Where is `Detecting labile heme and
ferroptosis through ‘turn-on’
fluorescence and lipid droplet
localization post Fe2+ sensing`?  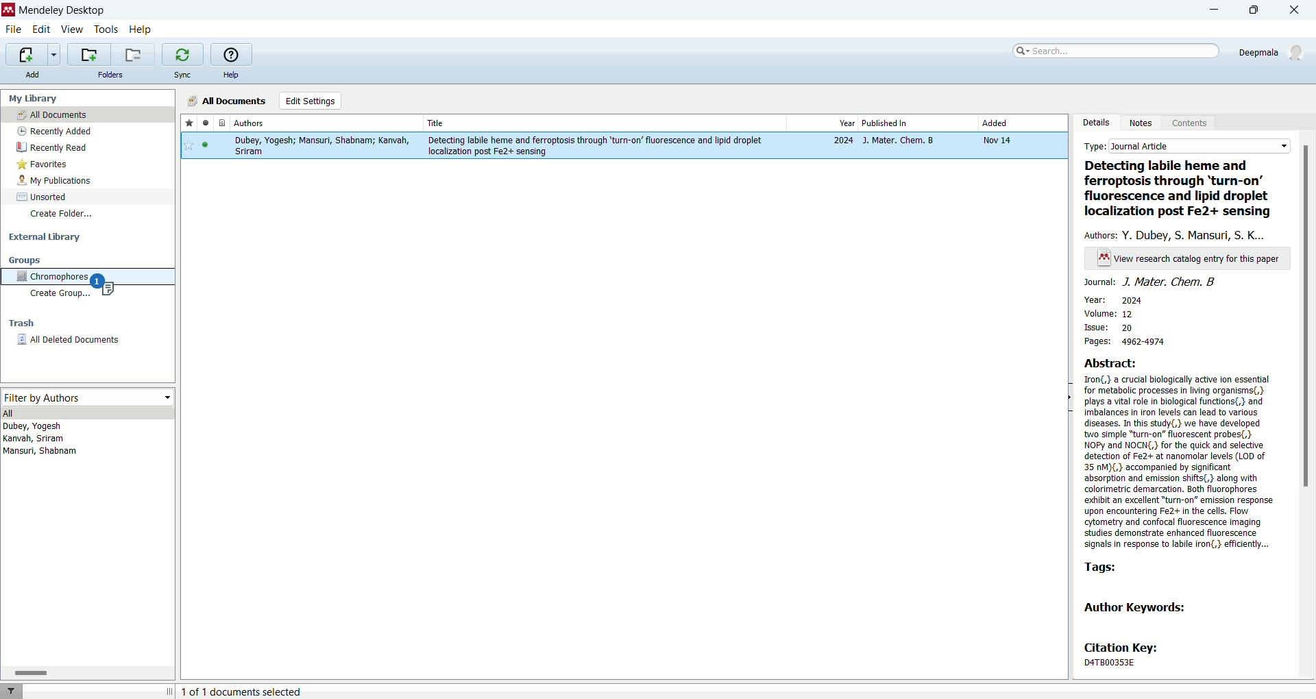
Detecting labile heme and
ferroptosis through ‘turn-on’
fluorescence and lipid droplet
localization post Fe2+ sensing is located at coordinates (1182, 190).